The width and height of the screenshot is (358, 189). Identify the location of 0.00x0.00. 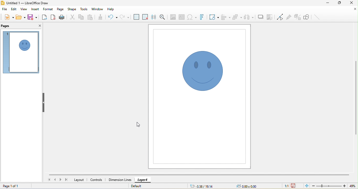
(249, 186).